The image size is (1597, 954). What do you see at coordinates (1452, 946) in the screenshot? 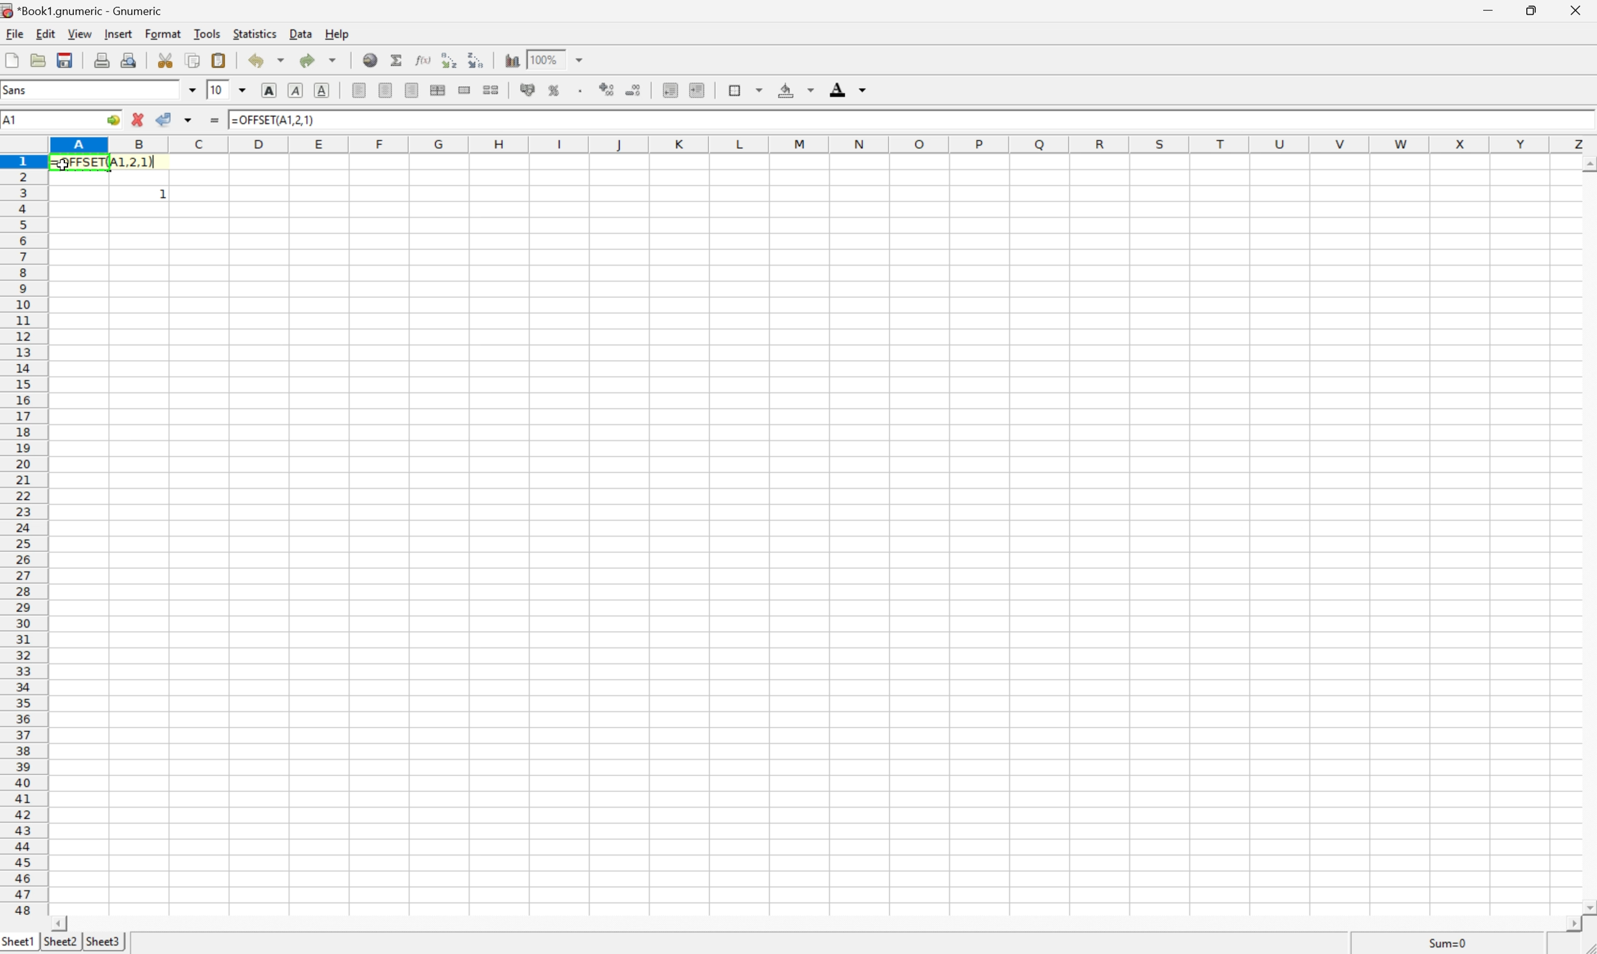
I see `sum=0` at bounding box center [1452, 946].